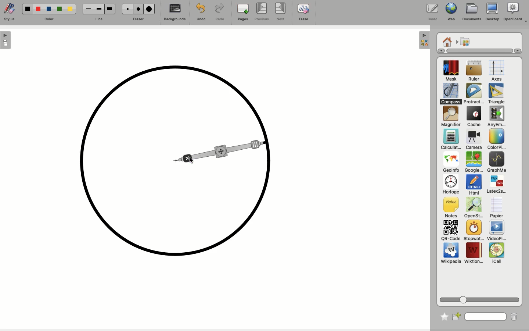 The width and height of the screenshot is (529, 331). Describe the element at coordinates (451, 71) in the screenshot. I see `Mask` at that location.